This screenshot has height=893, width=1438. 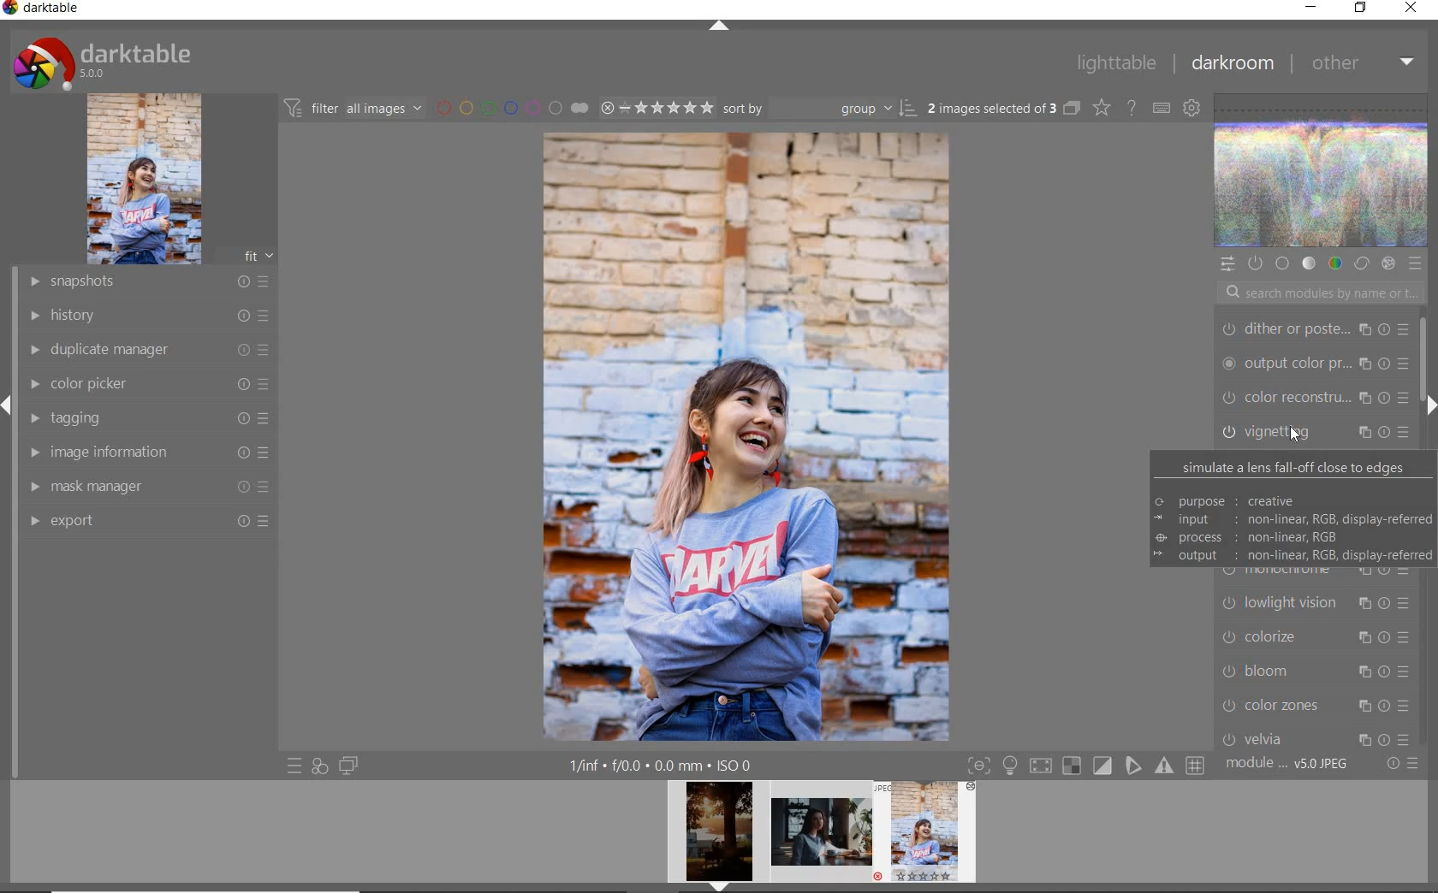 What do you see at coordinates (1115, 62) in the screenshot?
I see `LIGHTTABLE` at bounding box center [1115, 62].